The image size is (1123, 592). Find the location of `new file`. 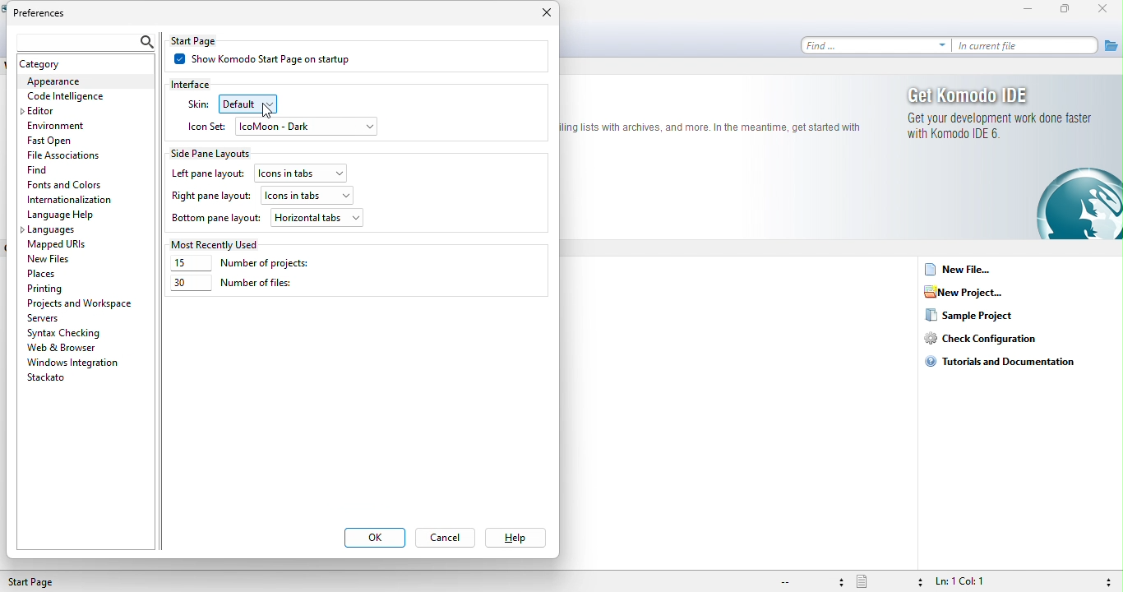

new file is located at coordinates (961, 271).